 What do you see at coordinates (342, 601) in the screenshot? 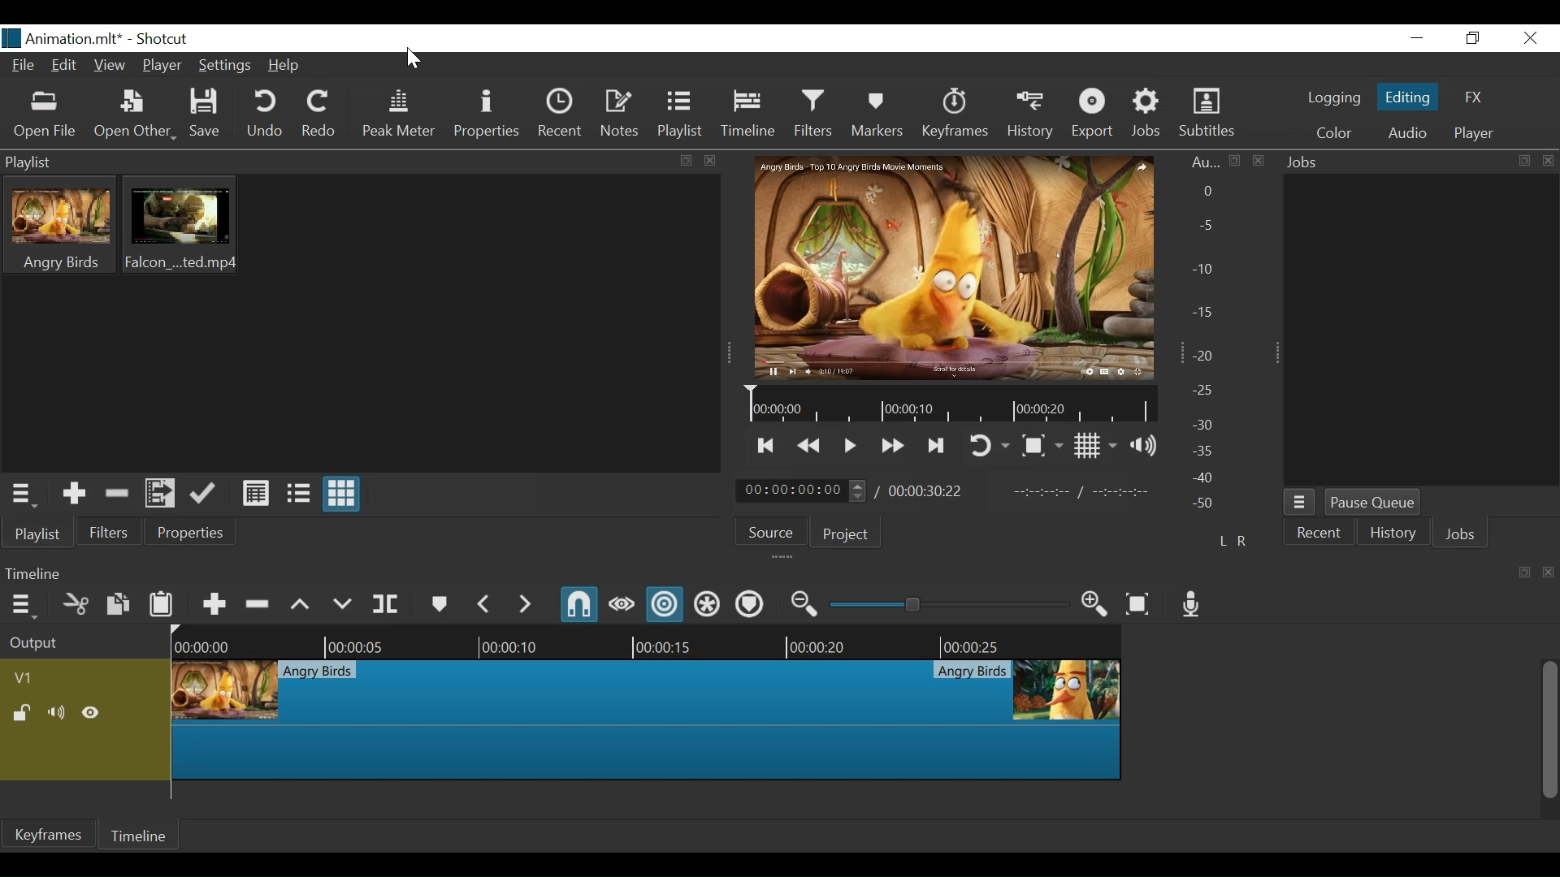
I see `Overwrite` at bounding box center [342, 601].